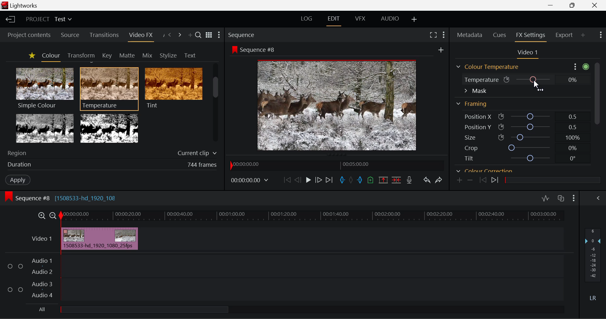  What do you see at coordinates (286, 181) in the screenshot?
I see `To start` at bounding box center [286, 181].